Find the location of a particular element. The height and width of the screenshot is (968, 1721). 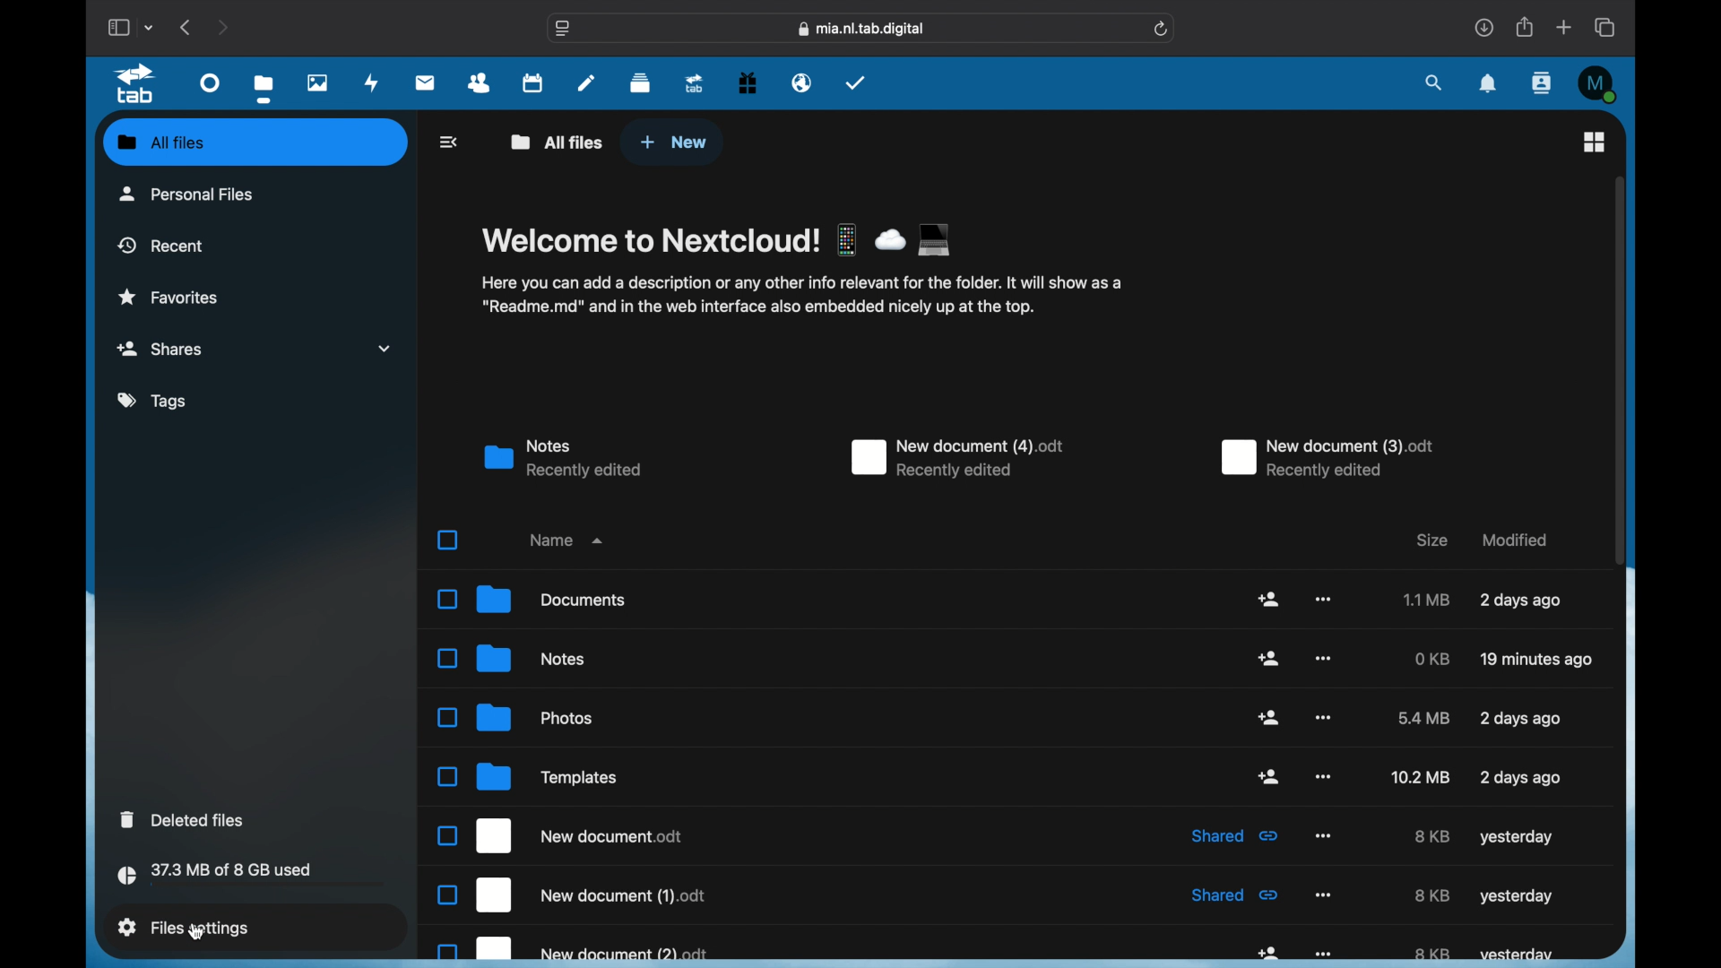

modified is located at coordinates (1520, 778).